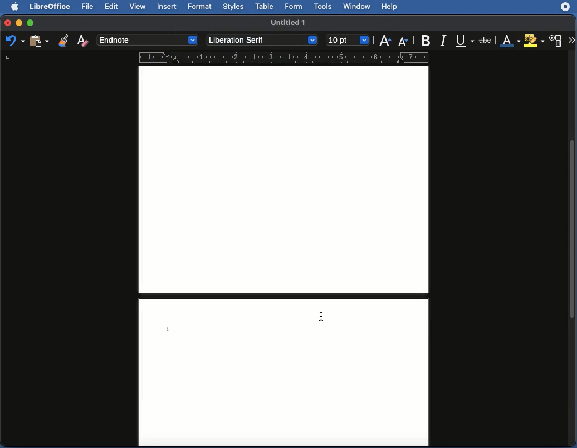  Describe the element at coordinates (533, 41) in the screenshot. I see `Highlighting color` at that location.